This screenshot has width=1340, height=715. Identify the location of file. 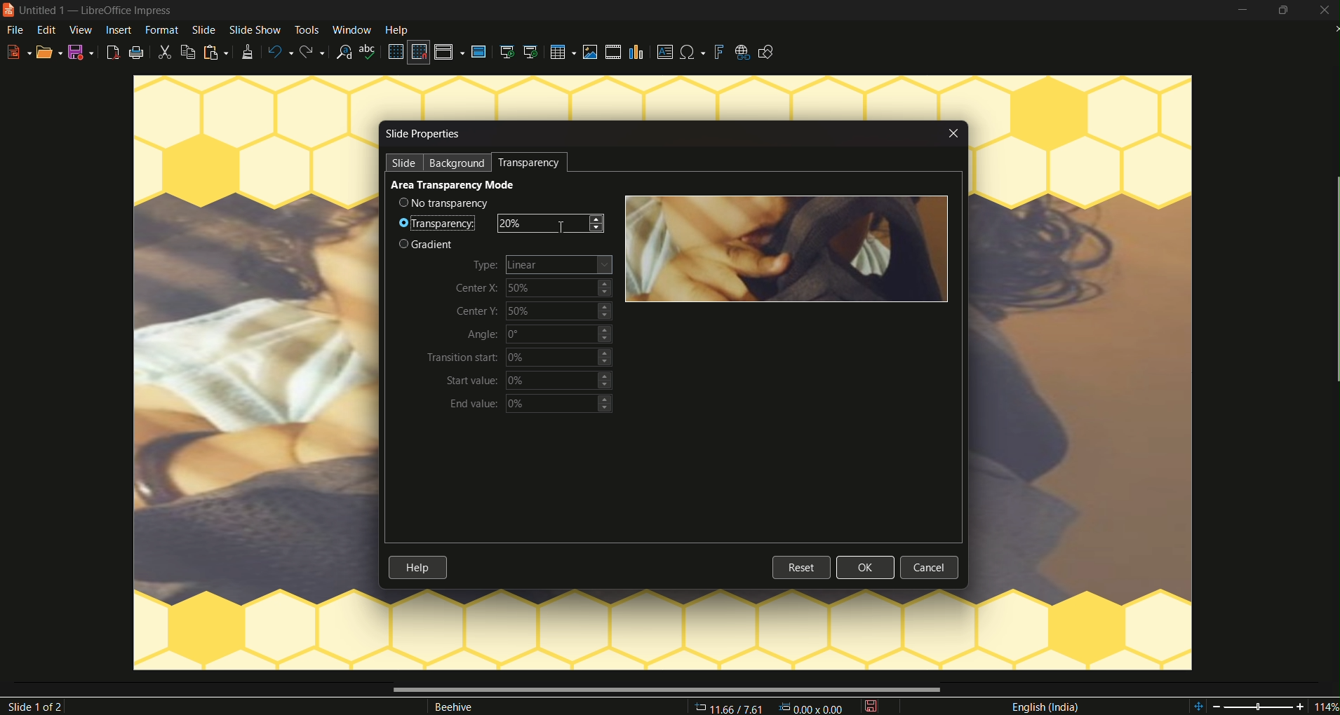
(14, 29).